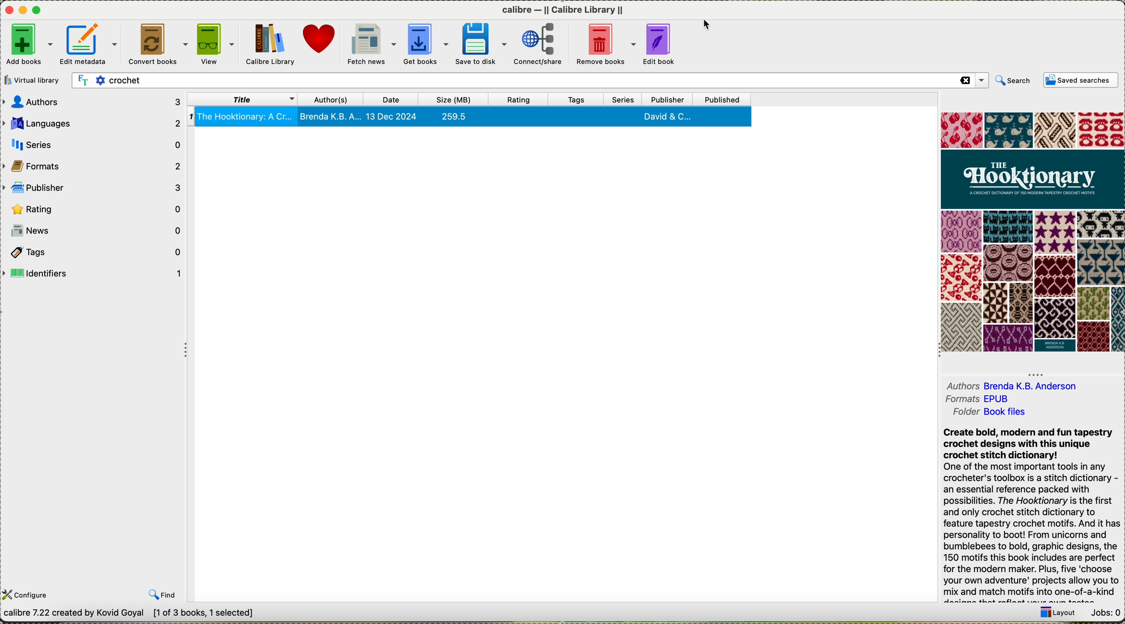 The height and width of the screenshot is (624, 1125). I want to click on 13 Dec 2024, so click(394, 117).